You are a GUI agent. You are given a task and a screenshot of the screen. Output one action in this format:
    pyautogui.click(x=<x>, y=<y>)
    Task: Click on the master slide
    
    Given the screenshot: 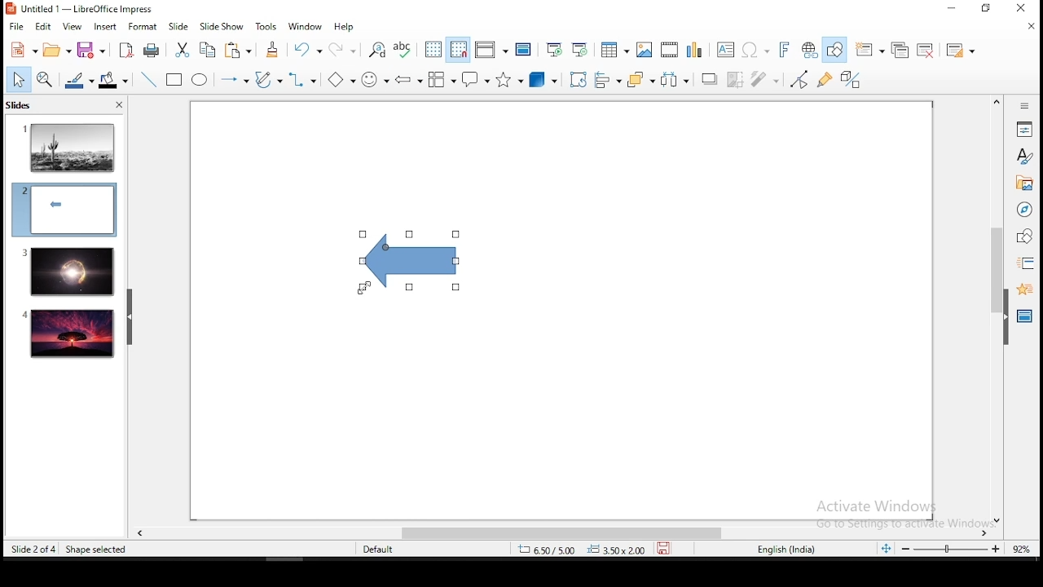 What is the action you would take?
    pyautogui.click(x=524, y=49)
    